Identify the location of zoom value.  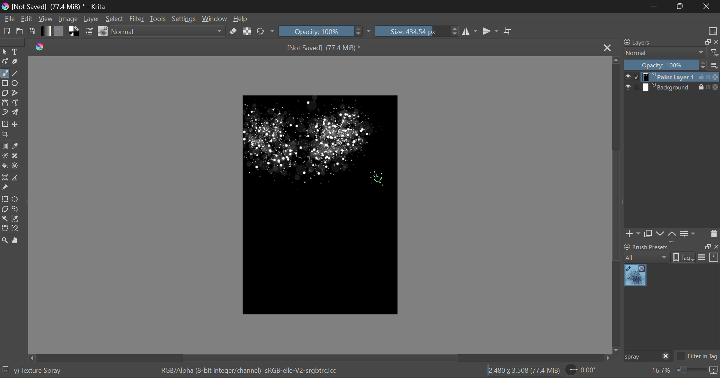
(661, 371).